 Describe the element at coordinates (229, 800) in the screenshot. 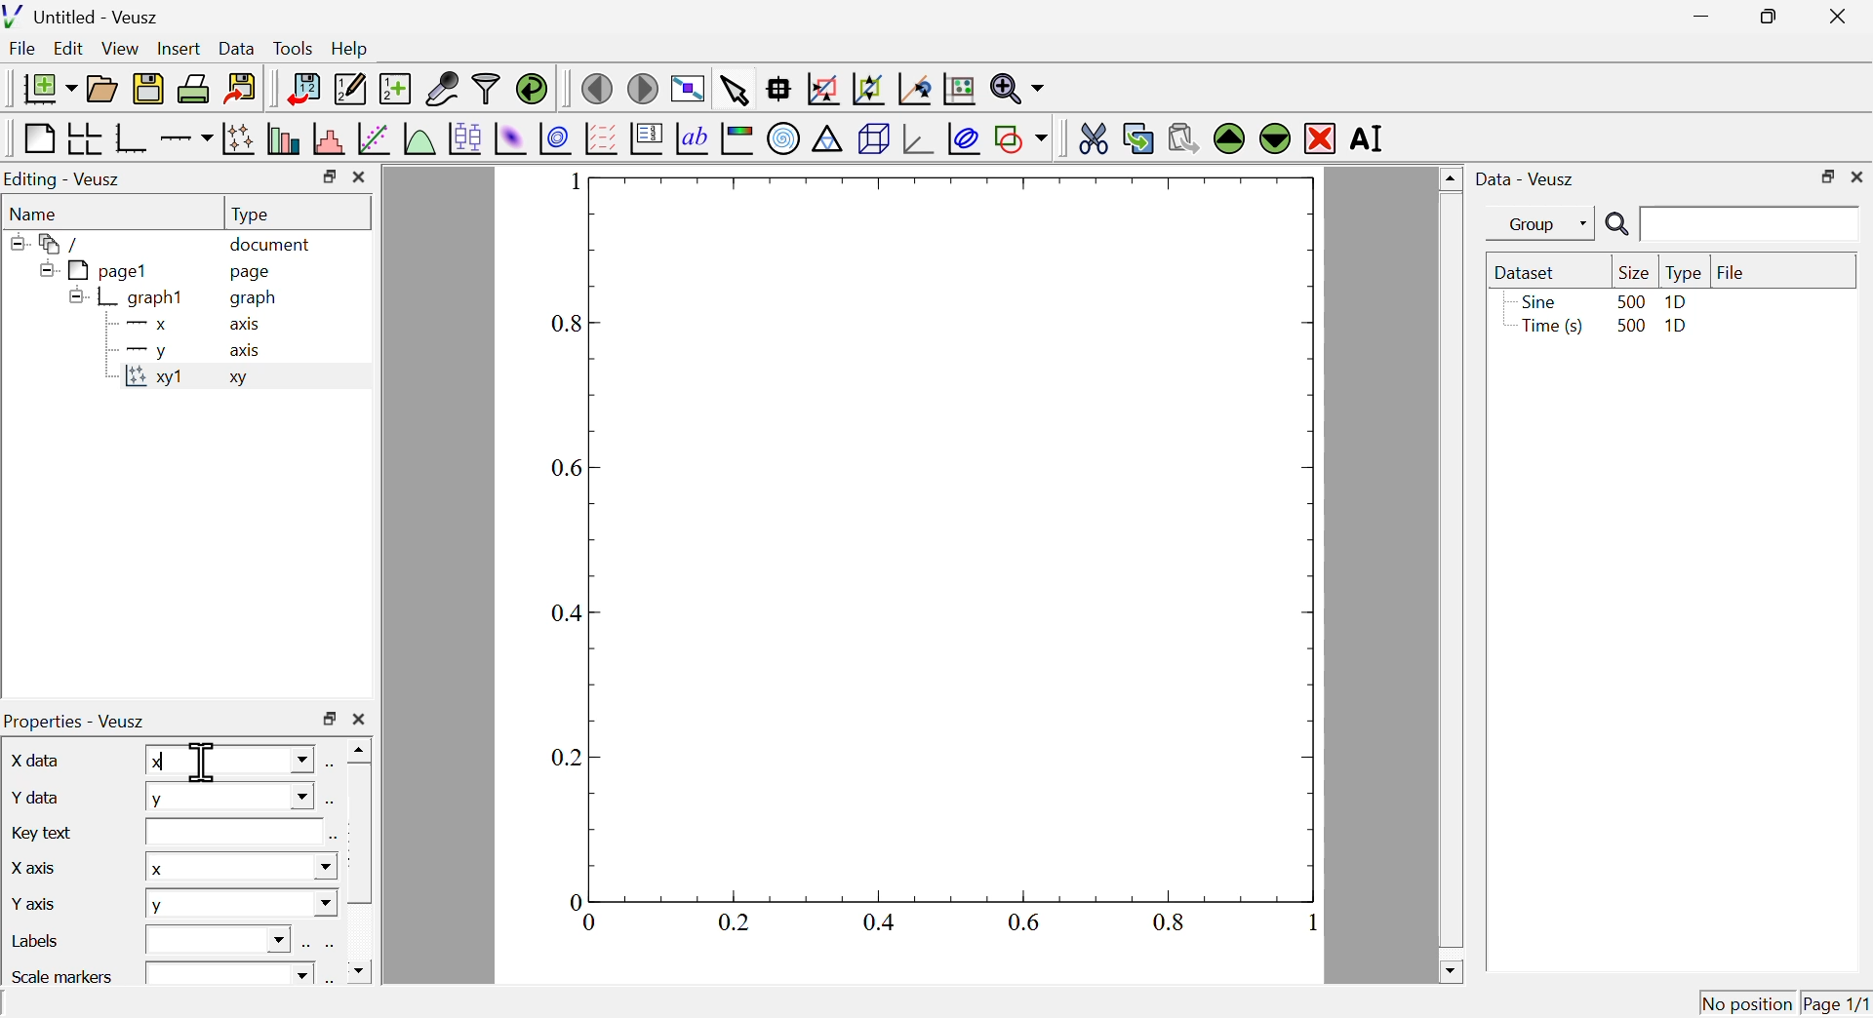

I see `y` at that location.